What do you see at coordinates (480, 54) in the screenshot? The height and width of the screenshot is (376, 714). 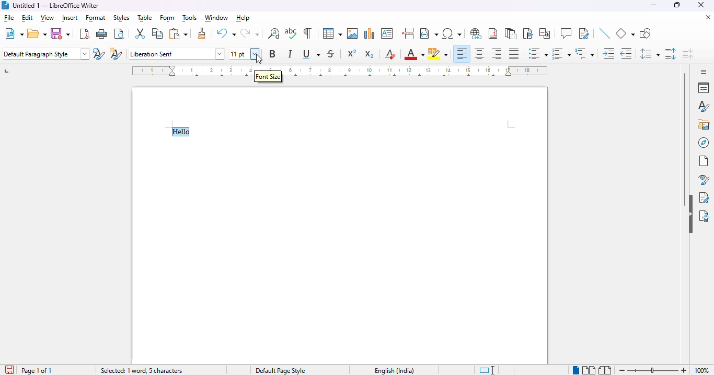 I see `align center` at bounding box center [480, 54].